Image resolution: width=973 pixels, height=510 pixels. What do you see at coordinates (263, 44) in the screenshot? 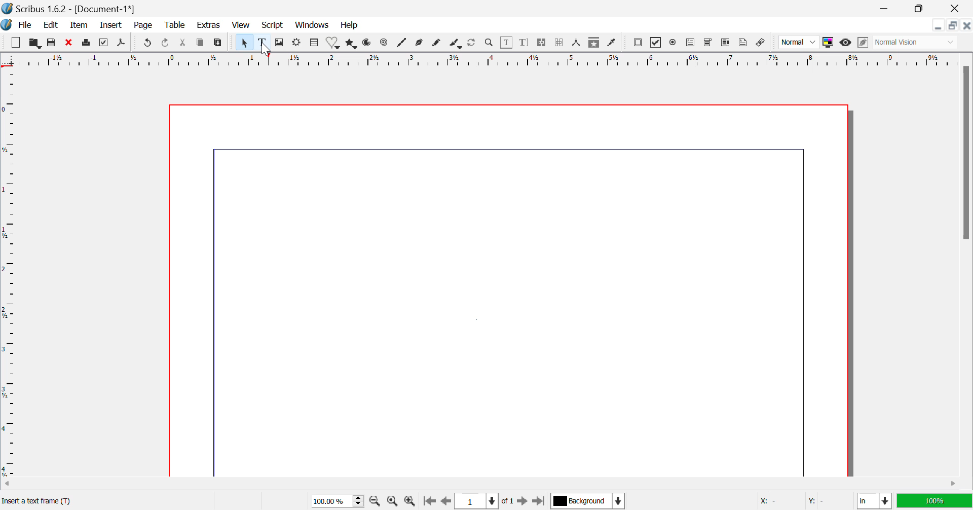
I see `Text Frame` at bounding box center [263, 44].